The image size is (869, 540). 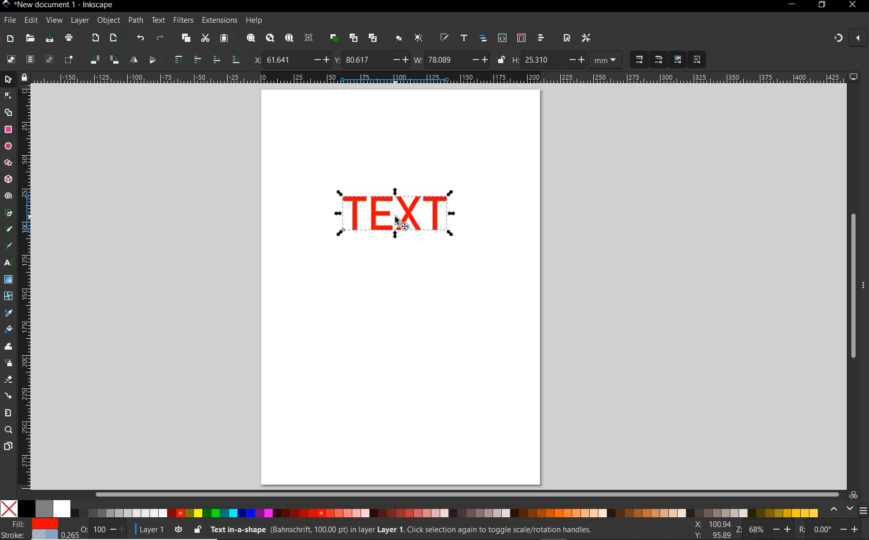 I want to click on new, so click(x=11, y=38).